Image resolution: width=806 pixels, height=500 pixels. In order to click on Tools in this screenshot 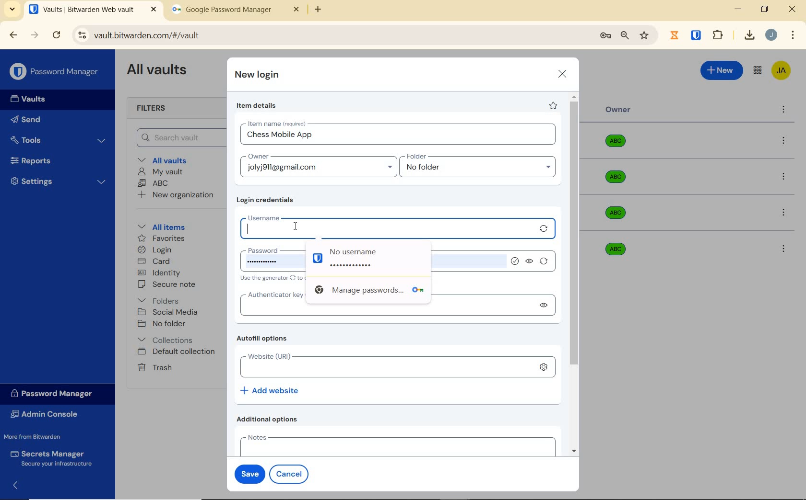, I will do `click(58, 140)`.